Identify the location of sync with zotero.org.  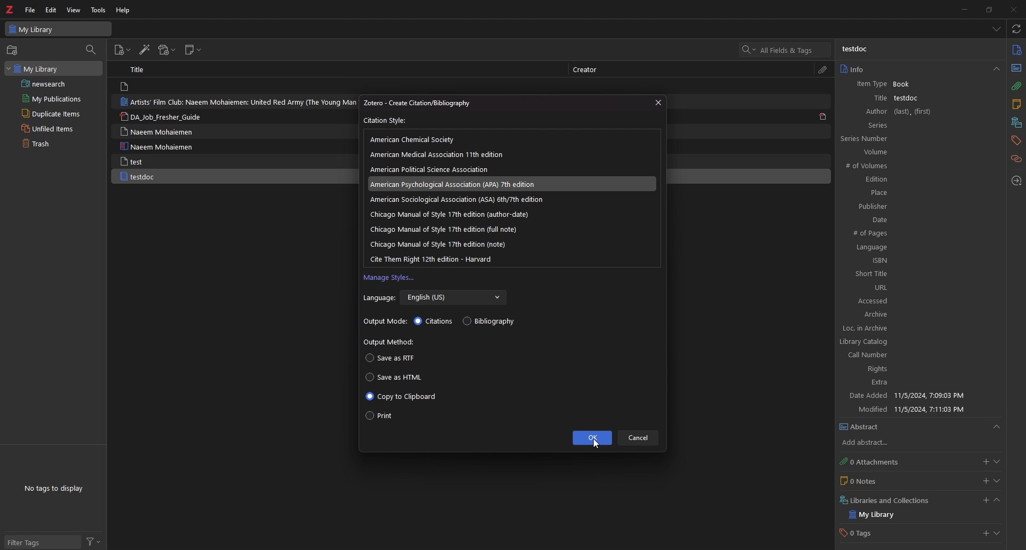
(1017, 28).